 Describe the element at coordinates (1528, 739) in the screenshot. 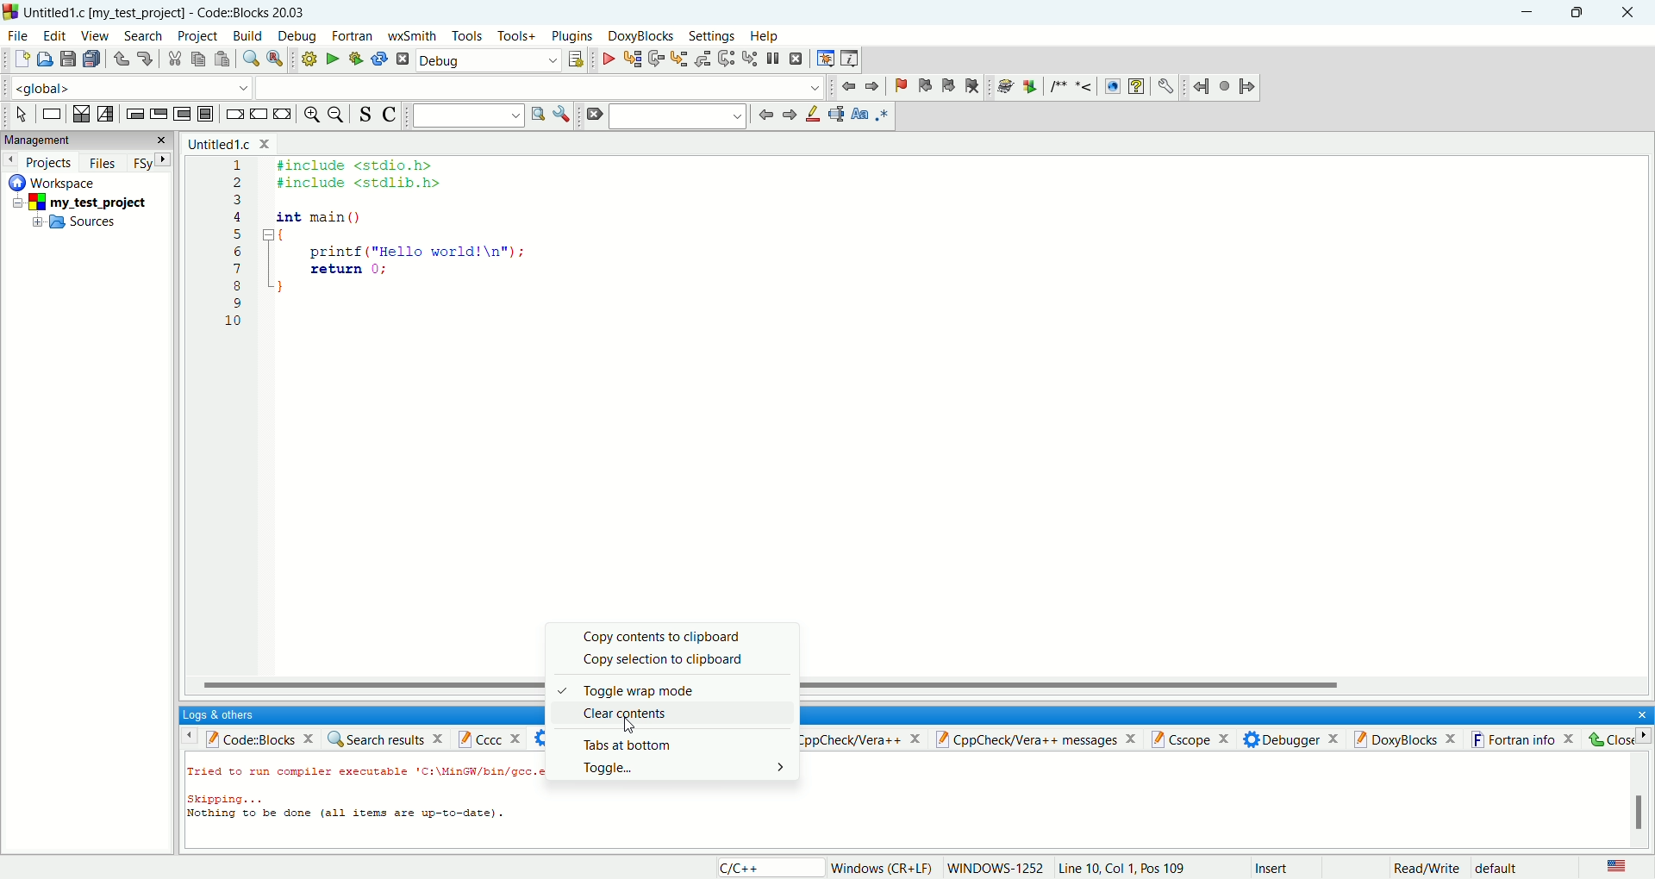

I see `fortran info` at that location.